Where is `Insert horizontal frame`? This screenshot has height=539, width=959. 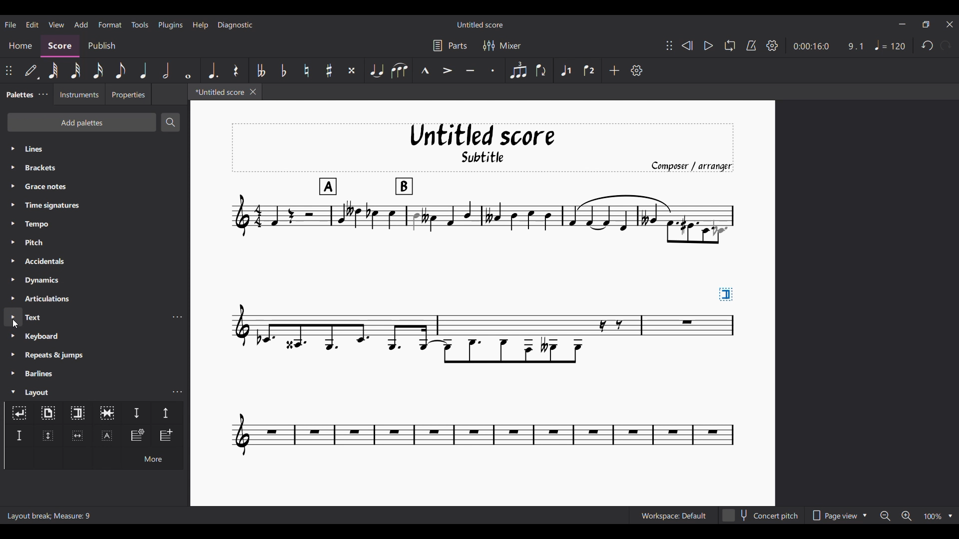
Insert horizontal frame is located at coordinates (77, 436).